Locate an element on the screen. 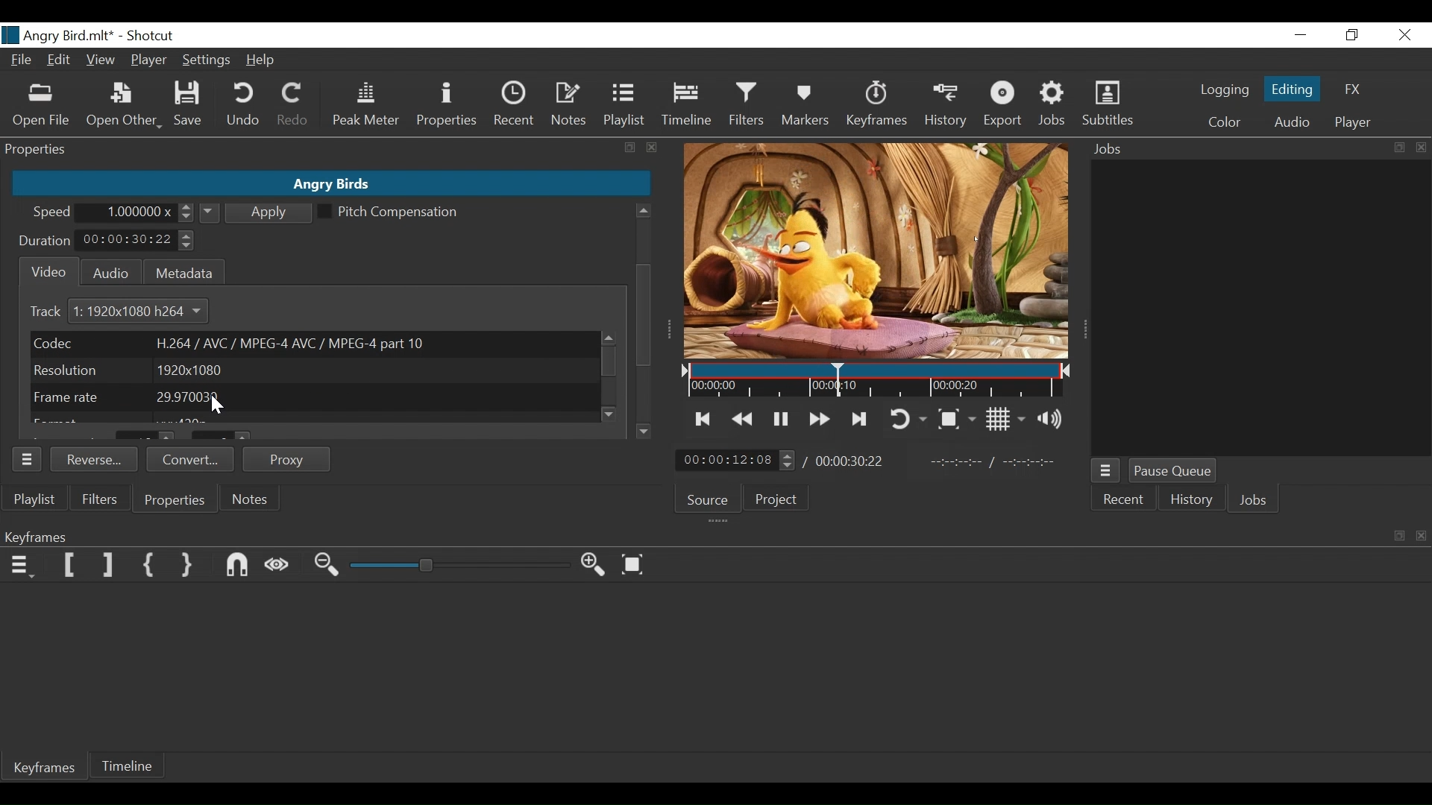 This screenshot has width=1432, height=805. Cursor is located at coordinates (217, 405).